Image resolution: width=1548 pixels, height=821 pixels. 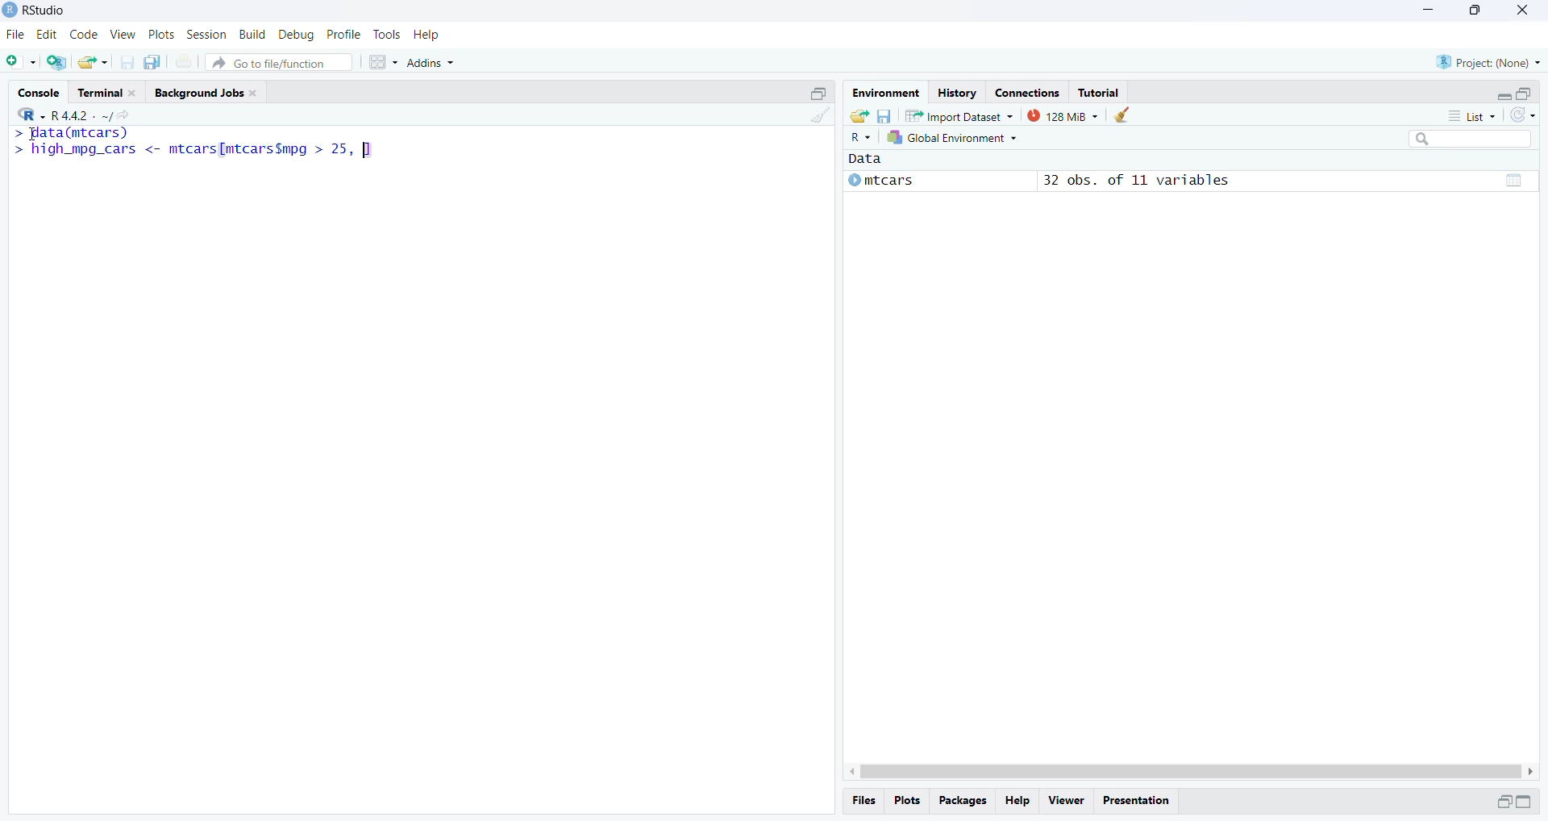 I want to click on 125 MiB, so click(x=1061, y=116).